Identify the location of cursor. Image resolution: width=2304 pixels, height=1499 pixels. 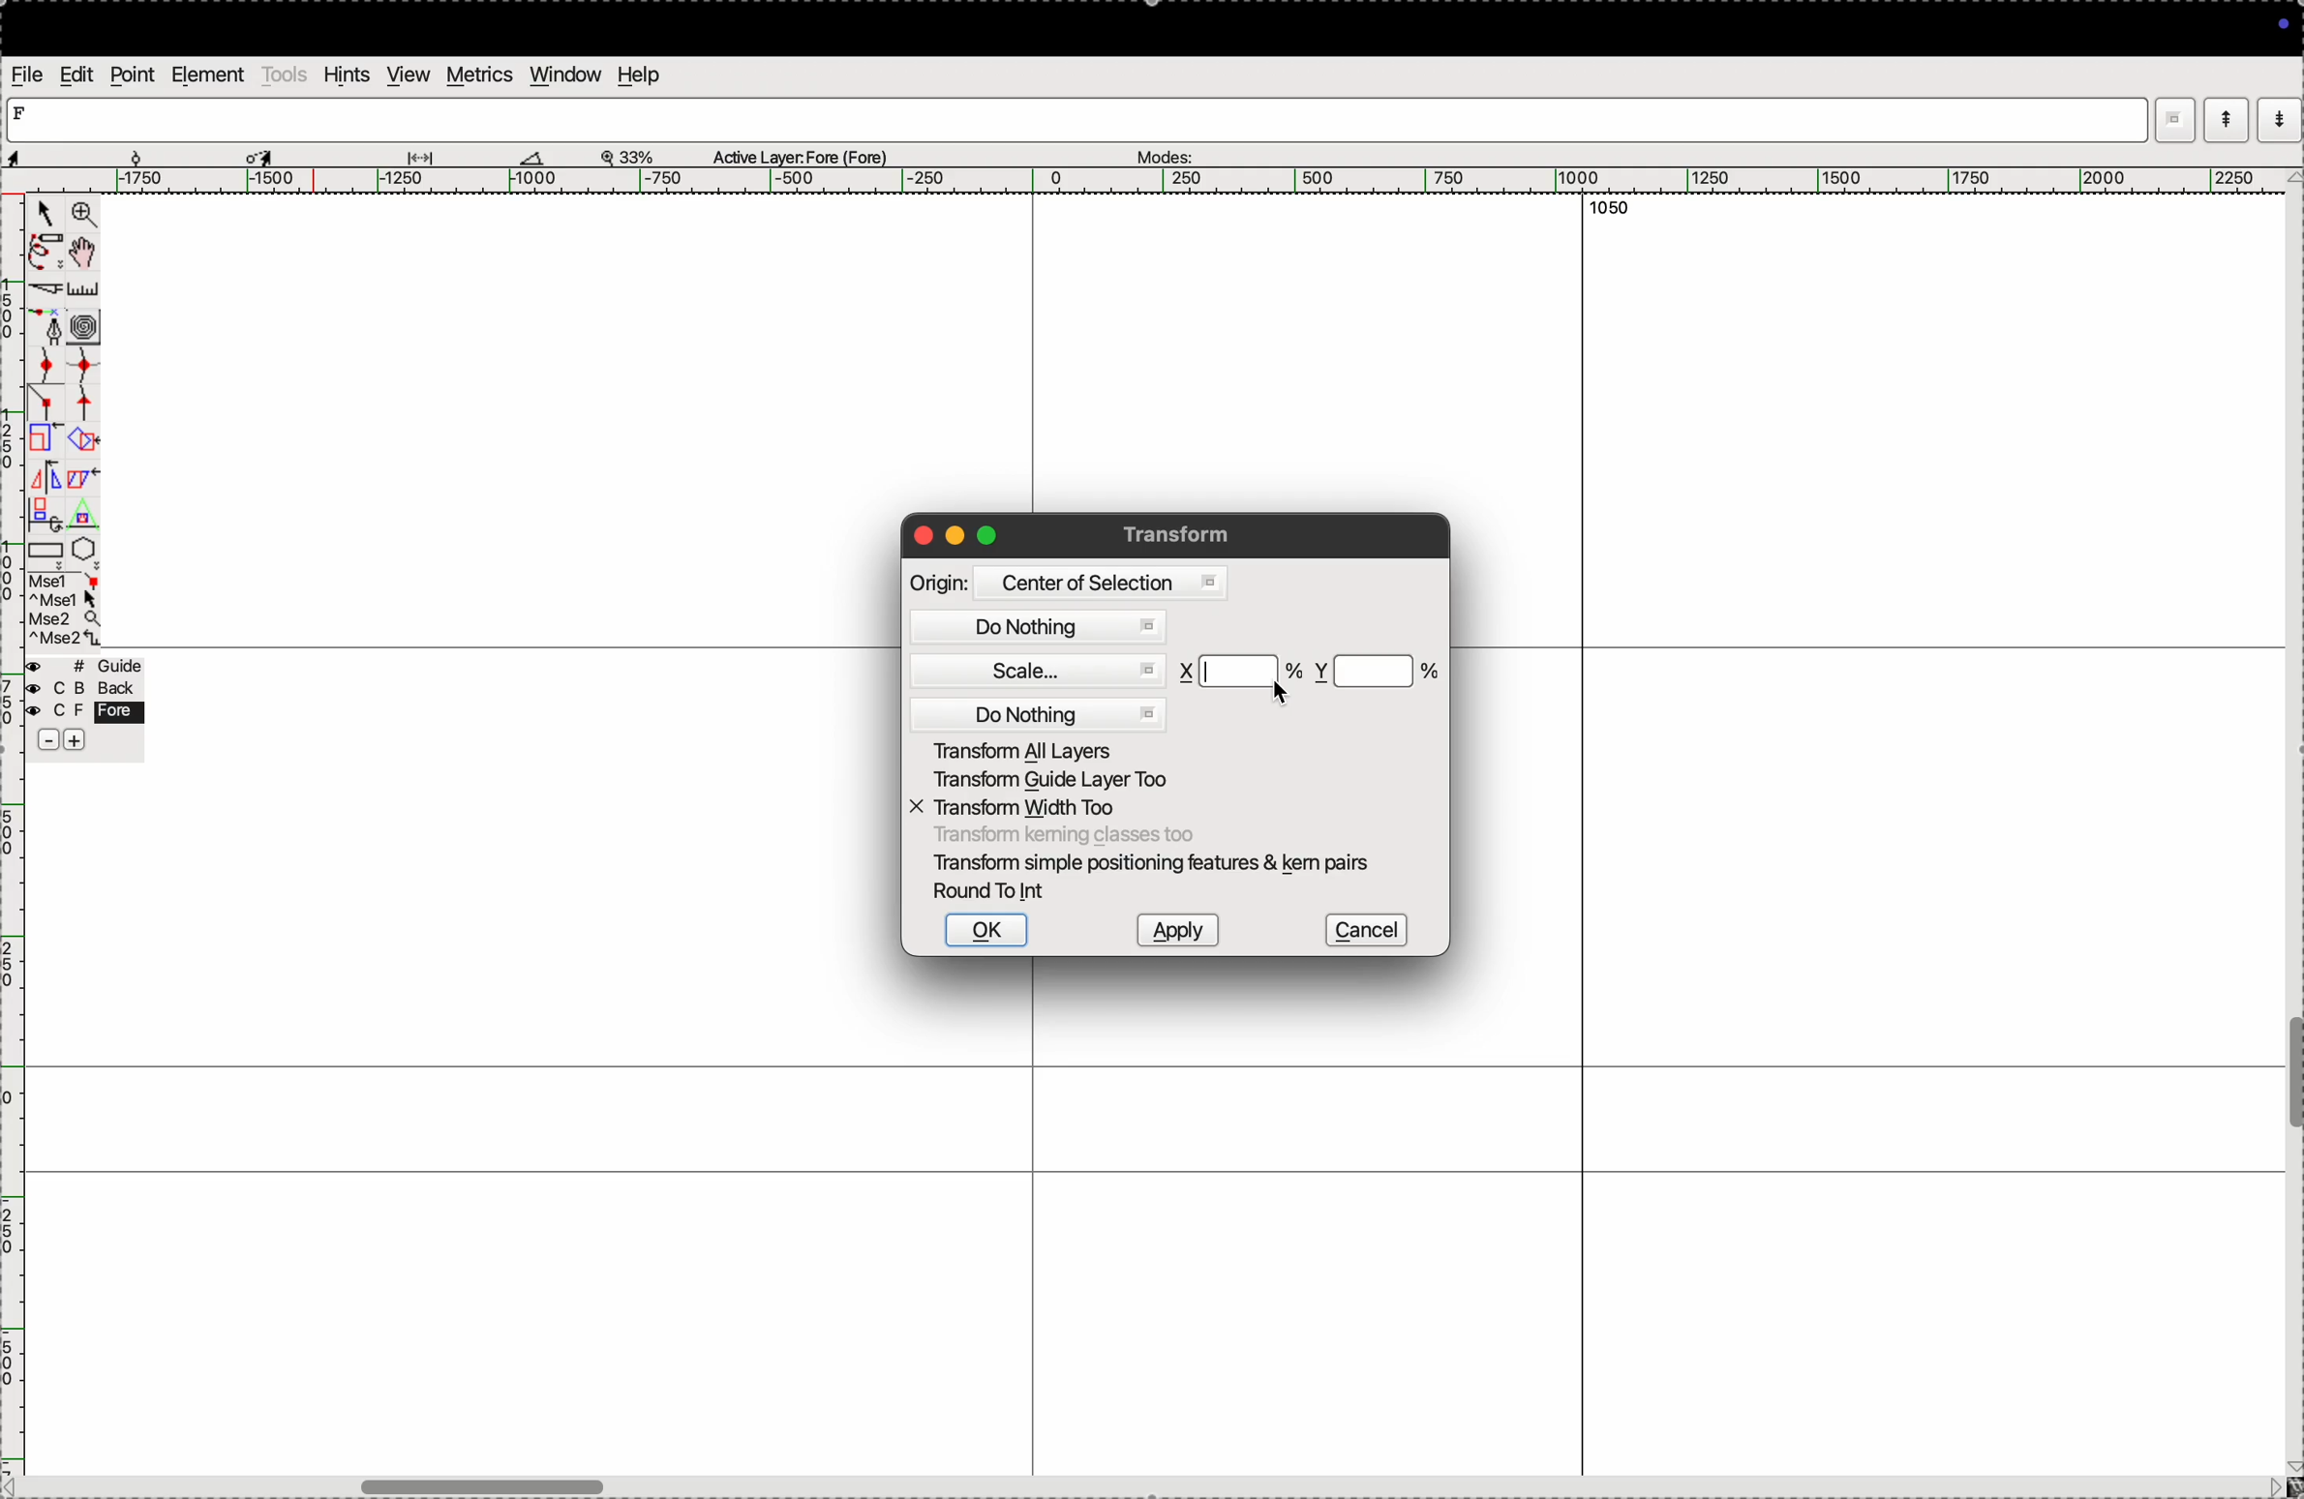
(43, 215).